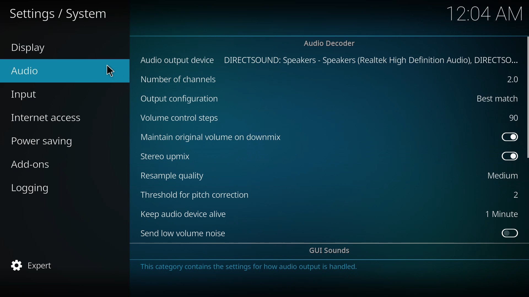 Image resolution: width=529 pixels, height=297 pixels. I want to click on medium, so click(501, 176).